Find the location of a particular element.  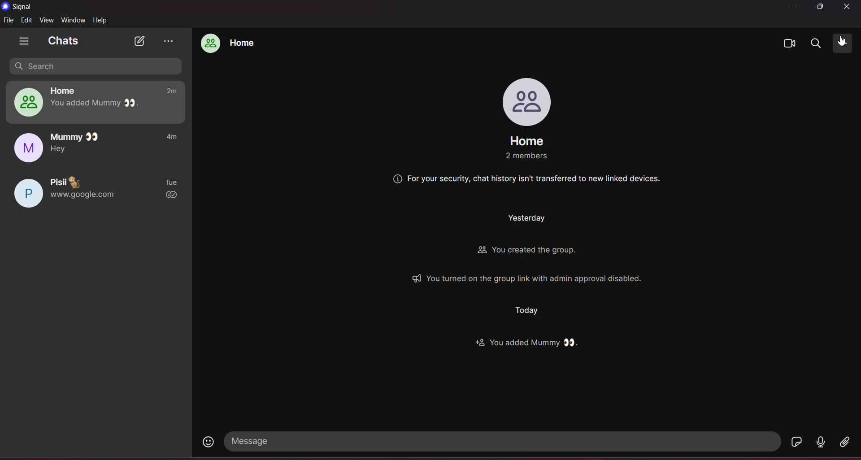

 is located at coordinates (527, 218).